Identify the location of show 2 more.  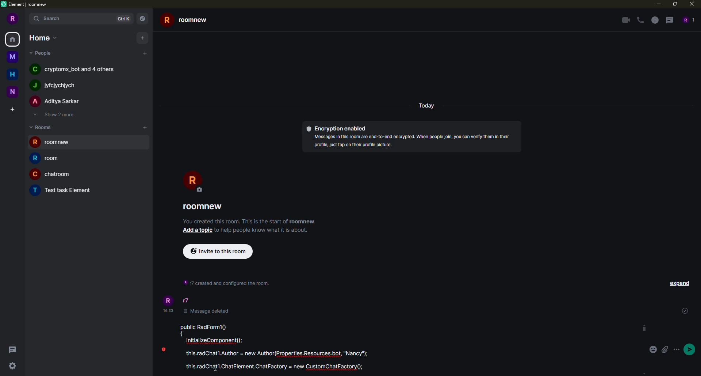
(56, 115).